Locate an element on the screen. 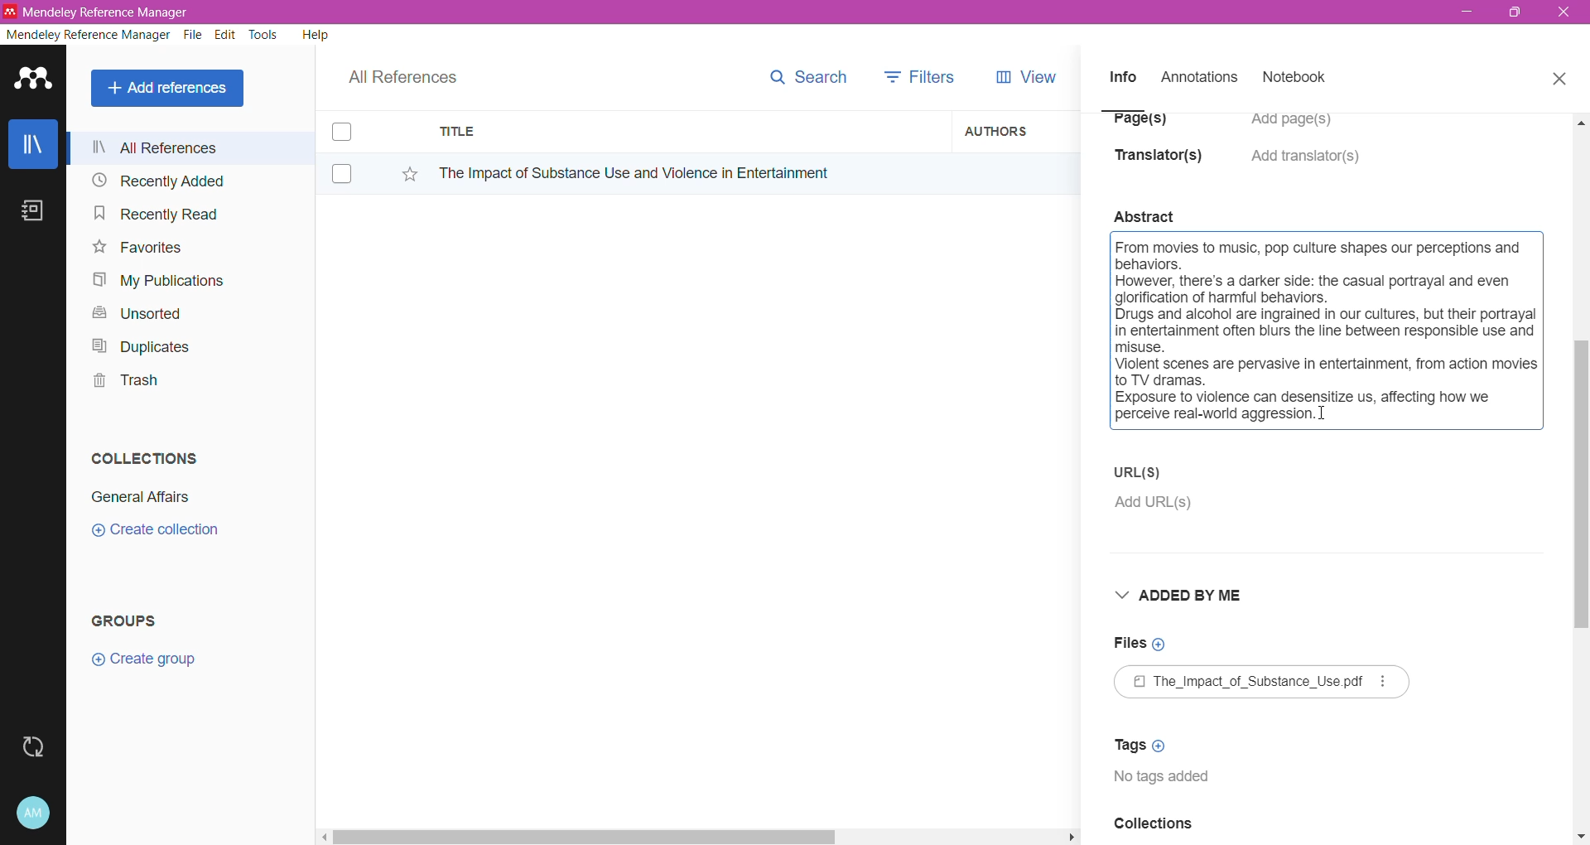 The width and height of the screenshot is (1590, 845). Unsorted is located at coordinates (134, 312).